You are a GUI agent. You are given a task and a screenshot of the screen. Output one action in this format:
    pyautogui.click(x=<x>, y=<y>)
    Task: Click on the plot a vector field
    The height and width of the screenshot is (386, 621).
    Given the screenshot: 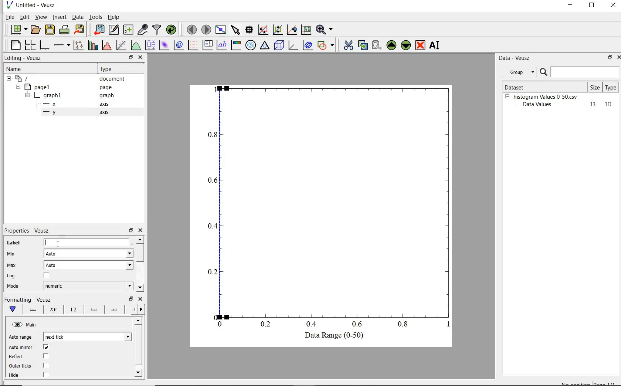 What is the action you would take?
    pyautogui.click(x=194, y=45)
    